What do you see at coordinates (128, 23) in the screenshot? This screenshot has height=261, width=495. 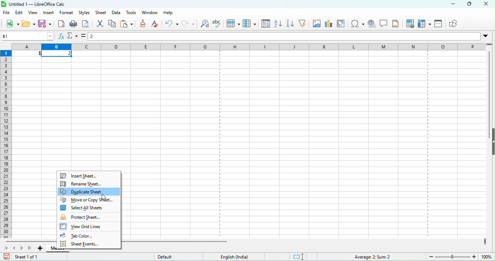 I see `paste` at bounding box center [128, 23].